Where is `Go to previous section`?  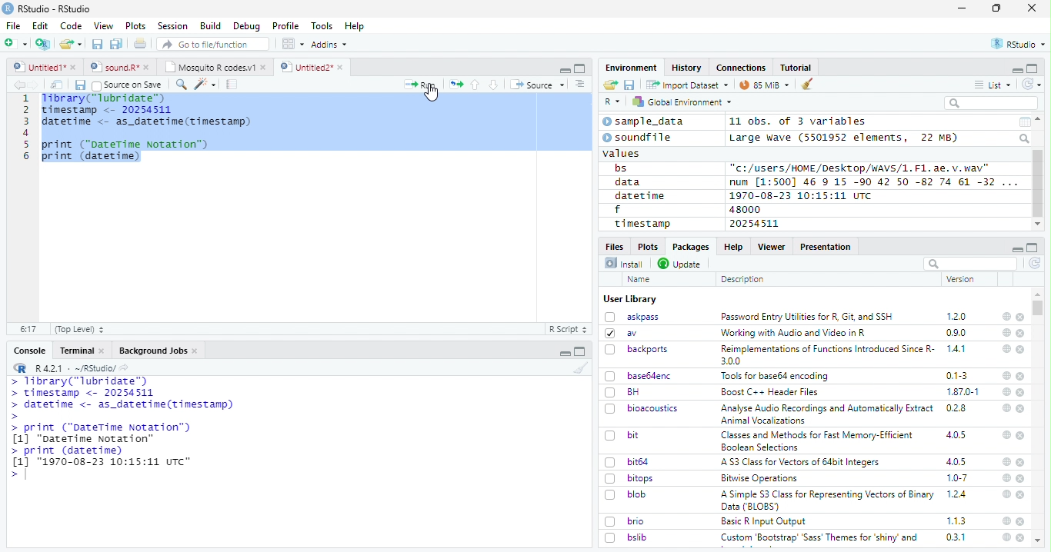 Go to previous section is located at coordinates (476, 85).